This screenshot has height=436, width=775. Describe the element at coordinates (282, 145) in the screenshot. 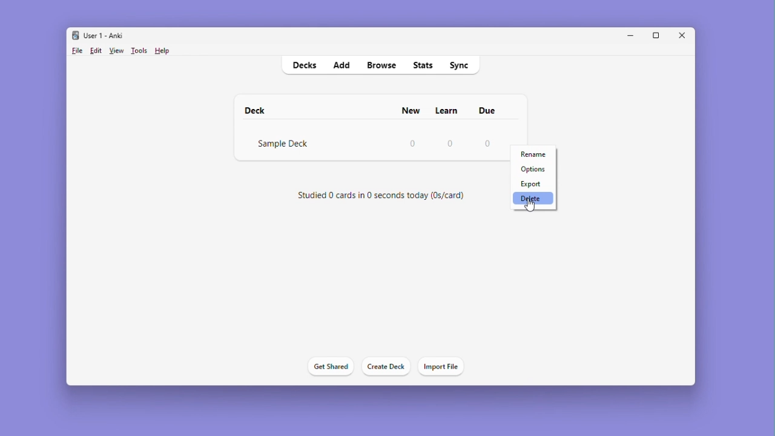

I see `Sample Deck` at that location.